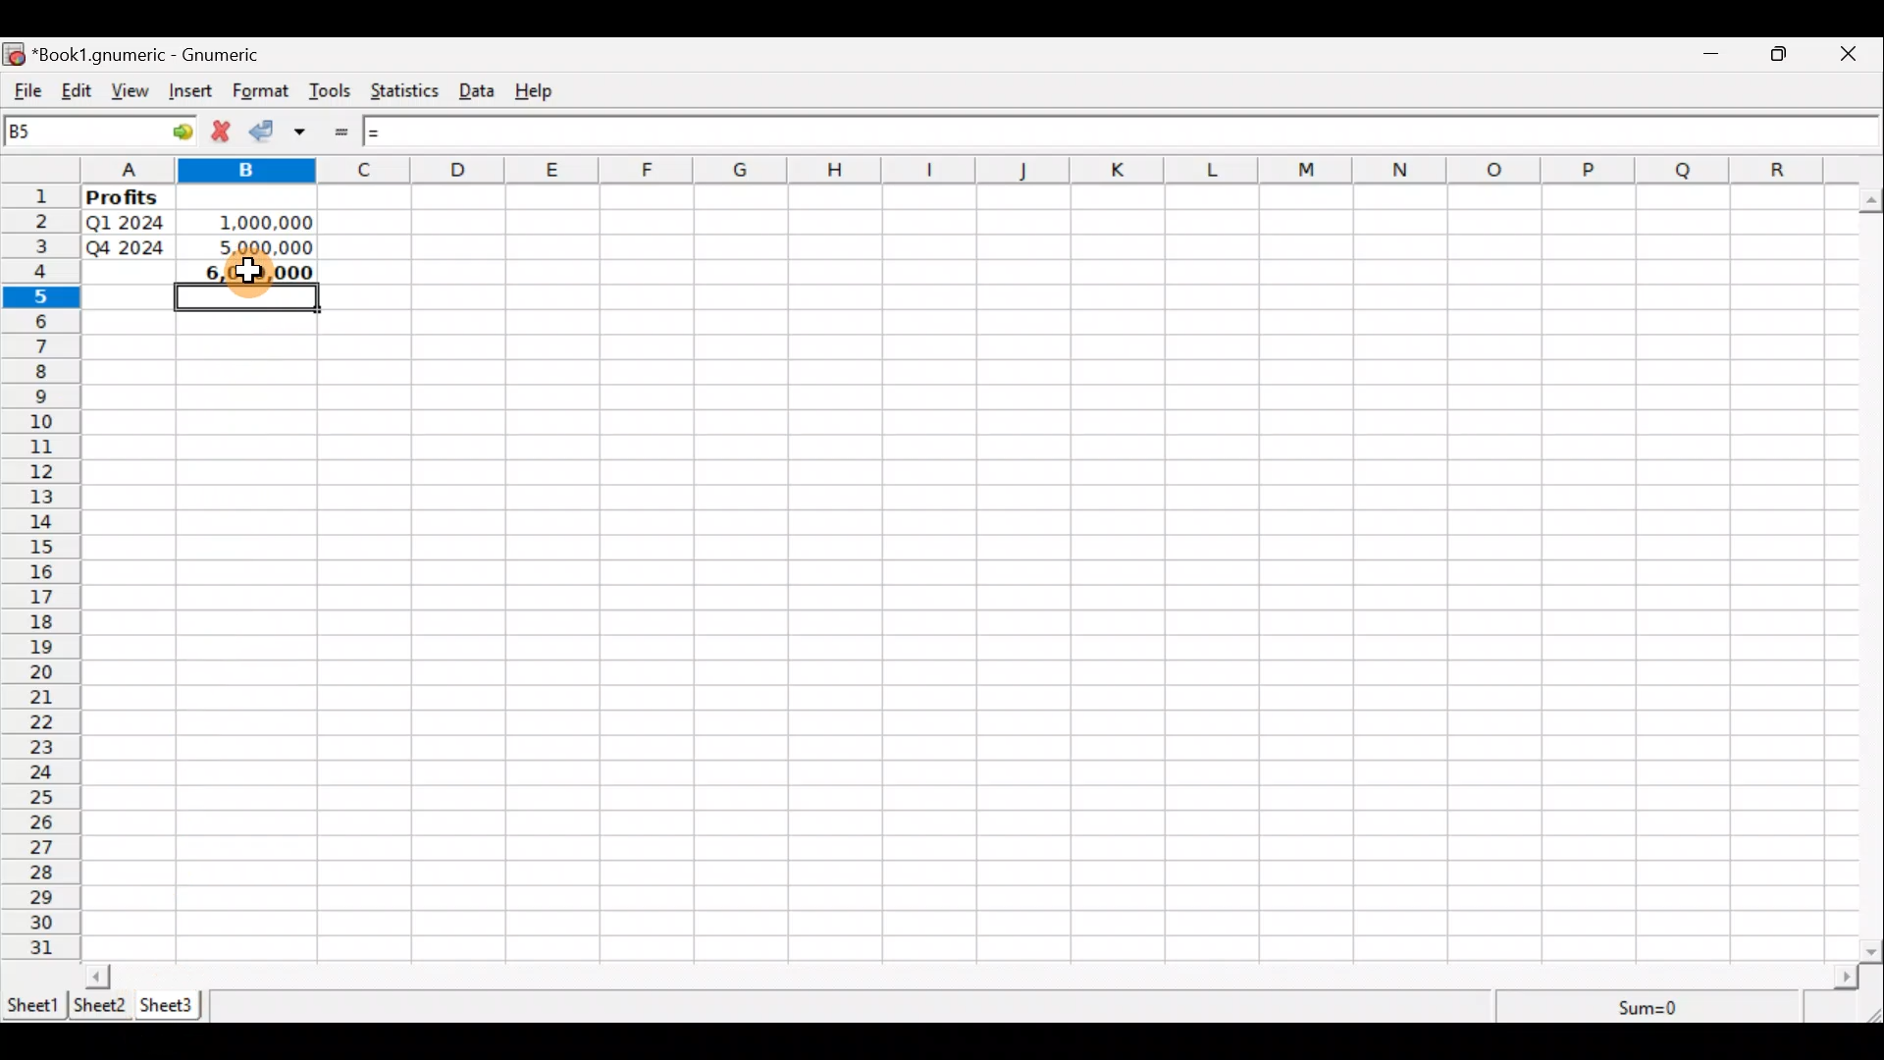 This screenshot has height=1060, width=1884. I want to click on Minimize, so click(1712, 56).